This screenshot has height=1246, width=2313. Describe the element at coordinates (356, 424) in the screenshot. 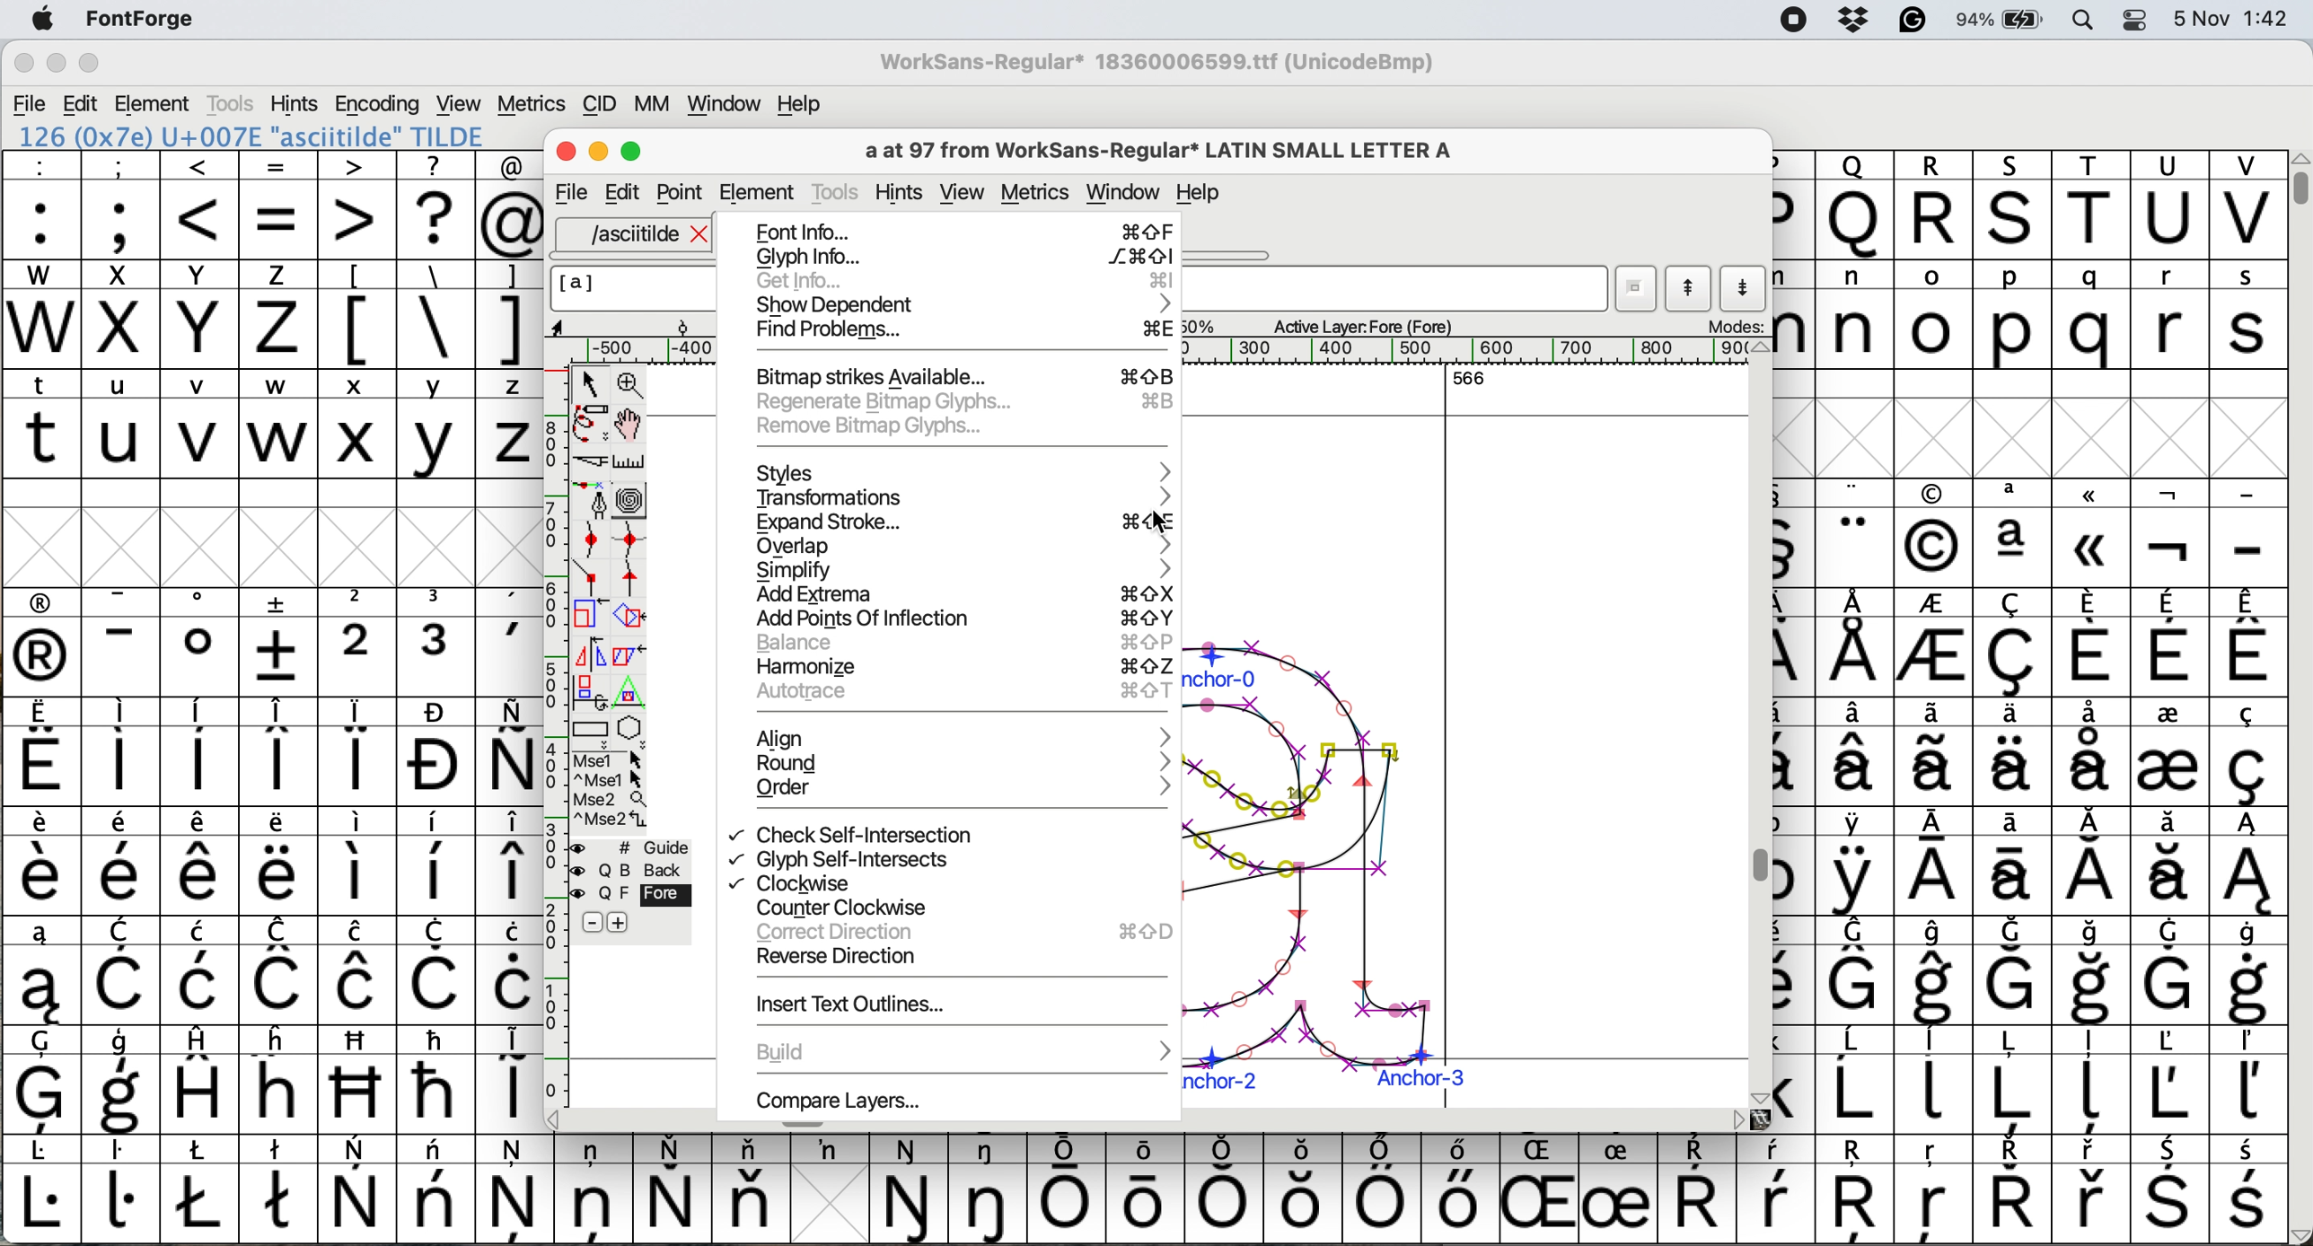

I see `x` at that location.